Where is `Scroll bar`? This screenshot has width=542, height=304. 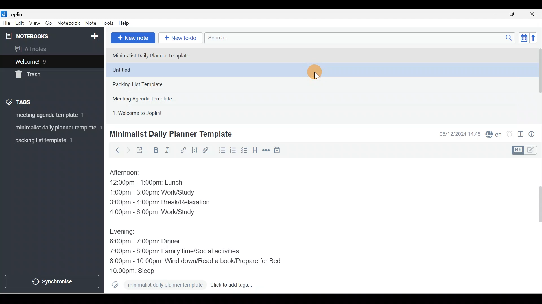 Scroll bar is located at coordinates (536, 226).